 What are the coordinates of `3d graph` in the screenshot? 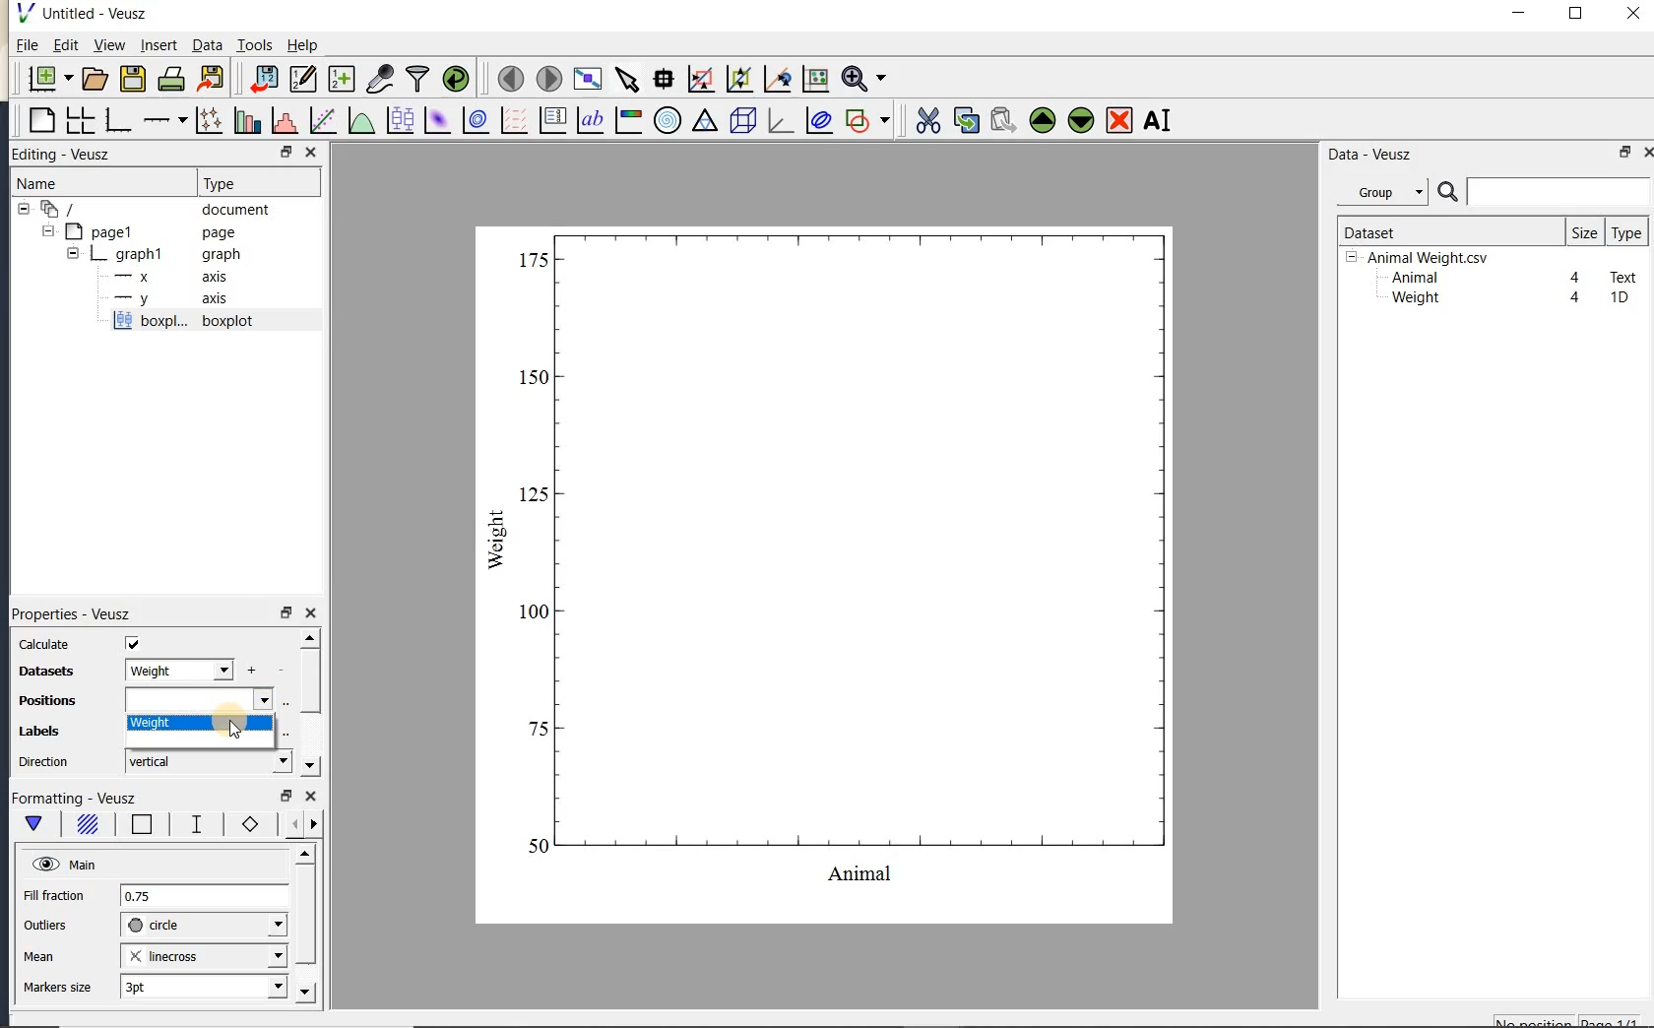 It's located at (778, 120).